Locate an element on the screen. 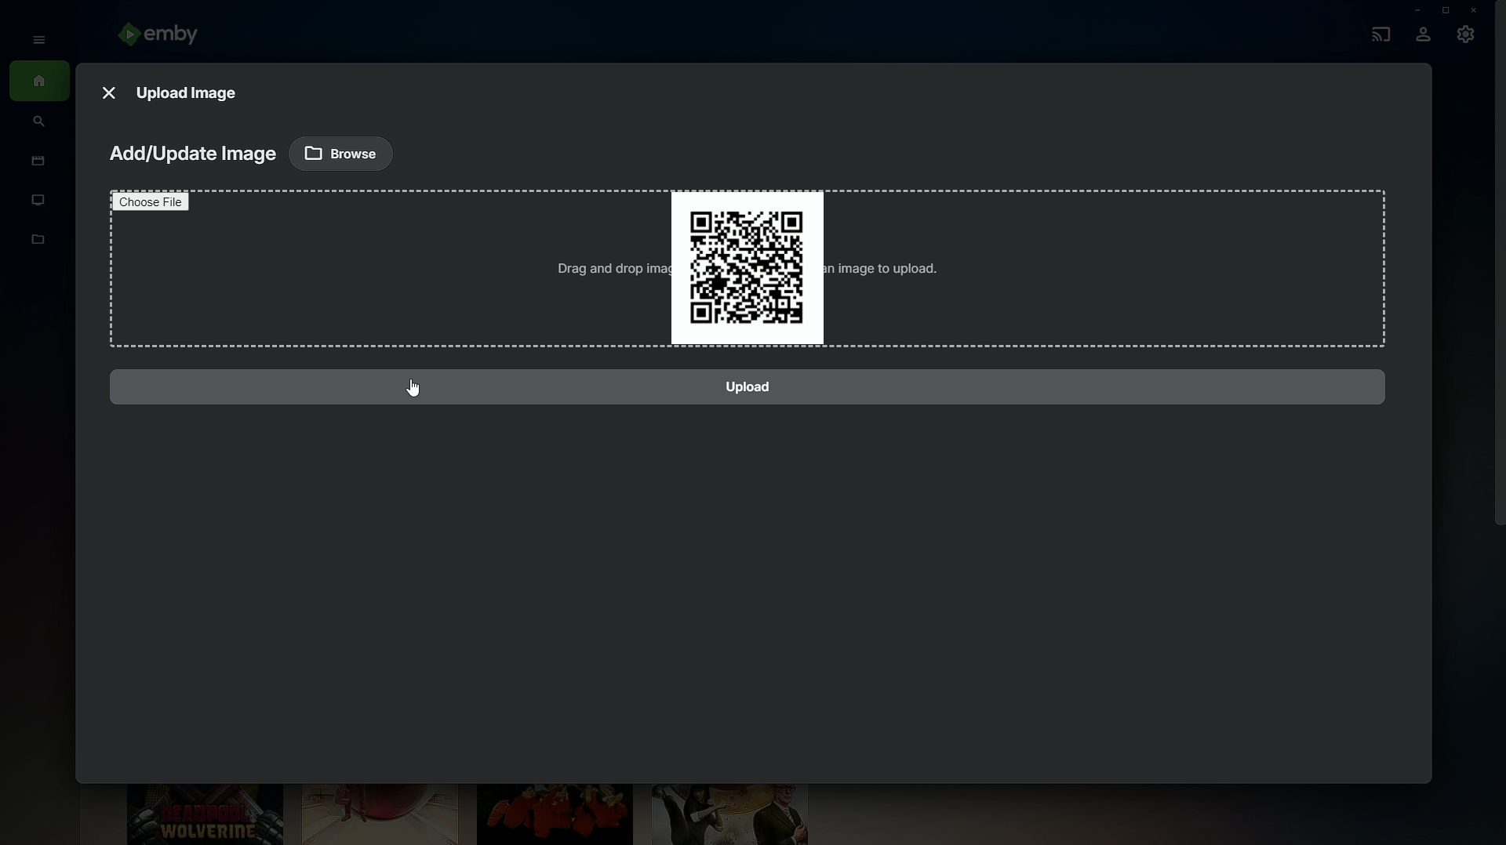   is located at coordinates (155, 201).